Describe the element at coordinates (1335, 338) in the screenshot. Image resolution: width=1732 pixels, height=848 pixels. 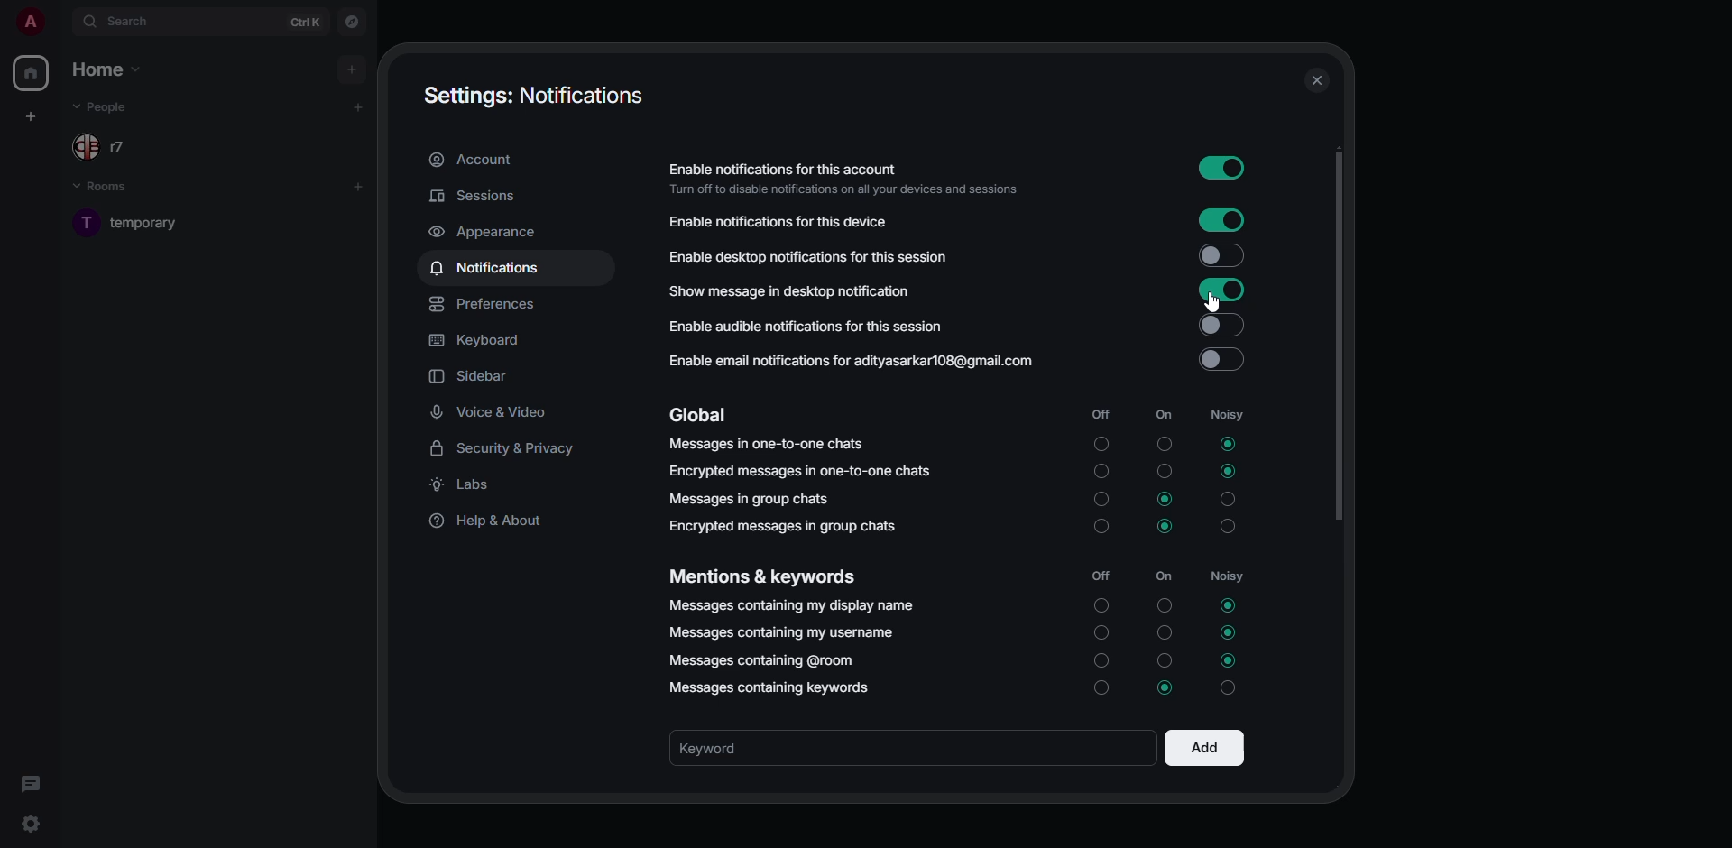
I see `scroll bar` at that location.